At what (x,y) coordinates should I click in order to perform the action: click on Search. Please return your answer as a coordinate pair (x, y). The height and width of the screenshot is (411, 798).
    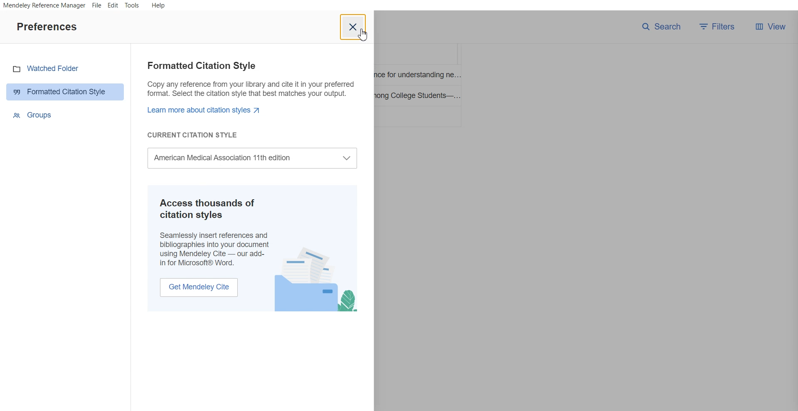
    Looking at the image, I should click on (661, 27).